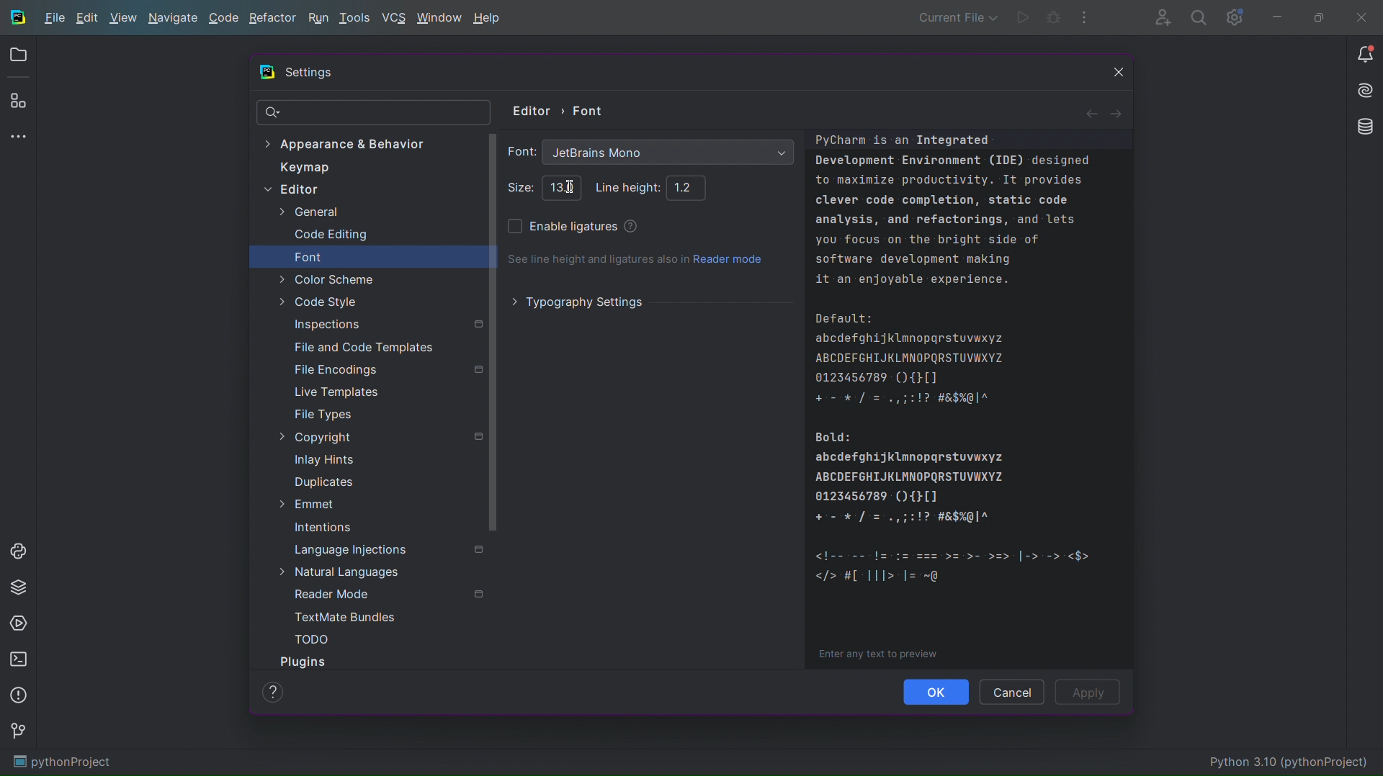 The height and width of the screenshot is (776, 1383). I want to click on More, so click(1085, 18).